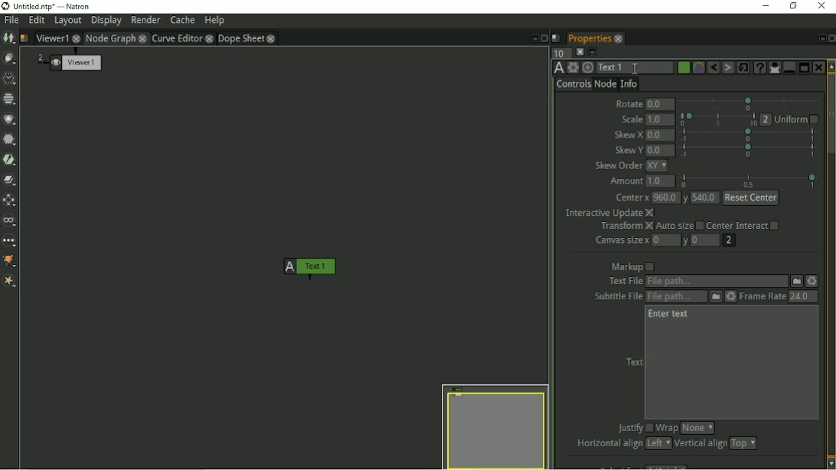 The width and height of the screenshot is (836, 470). What do you see at coordinates (75, 62) in the screenshot?
I see `Viewer 1` at bounding box center [75, 62].